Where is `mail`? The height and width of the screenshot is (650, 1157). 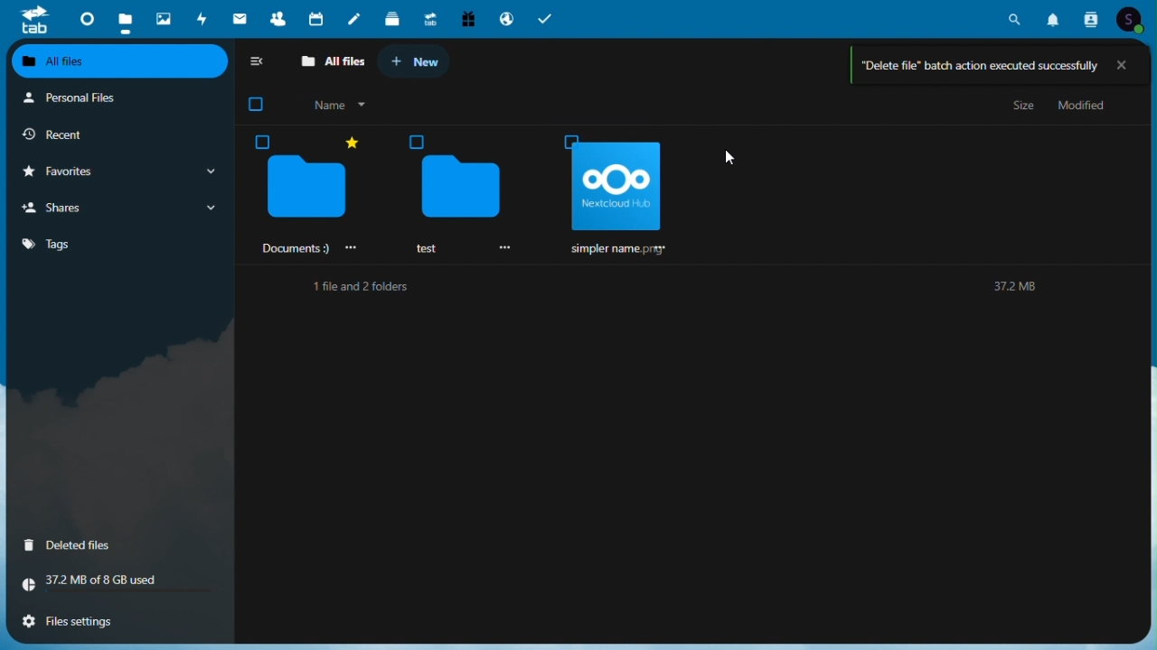
mail is located at coordinates (241, 17).